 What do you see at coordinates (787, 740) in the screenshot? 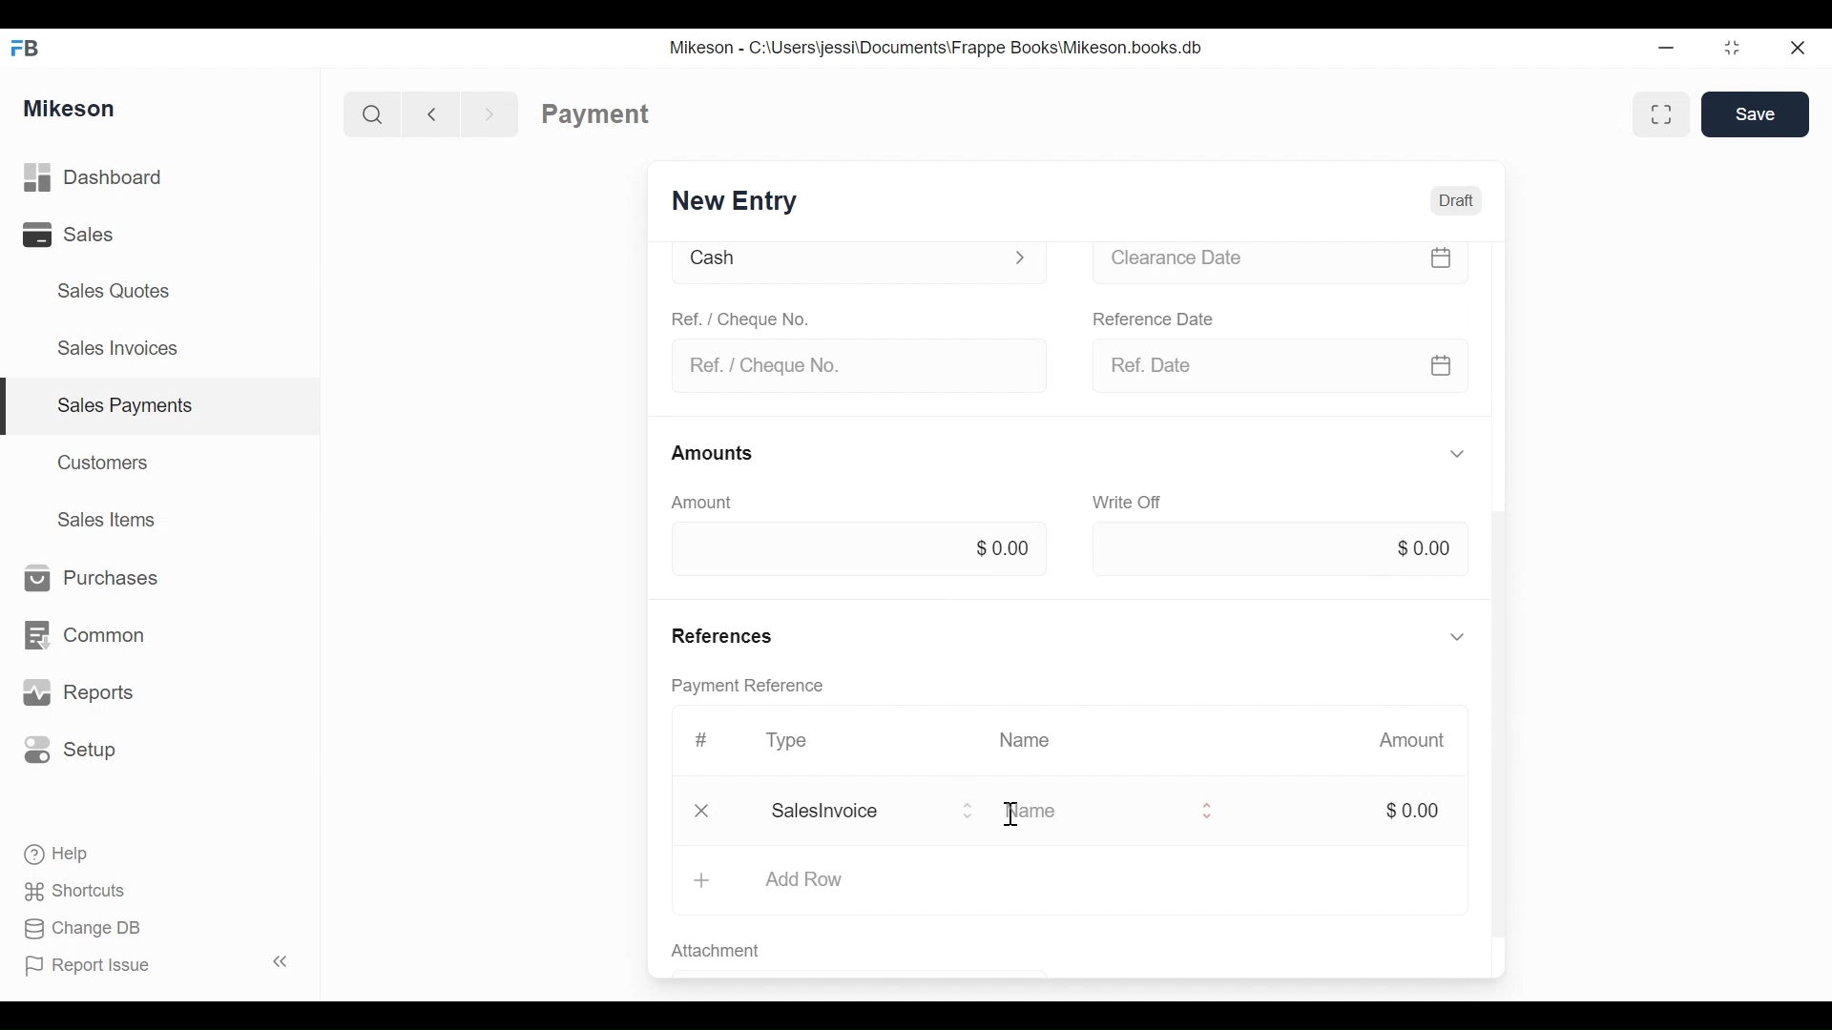
I see `Type` at bounding box center [787, 740].